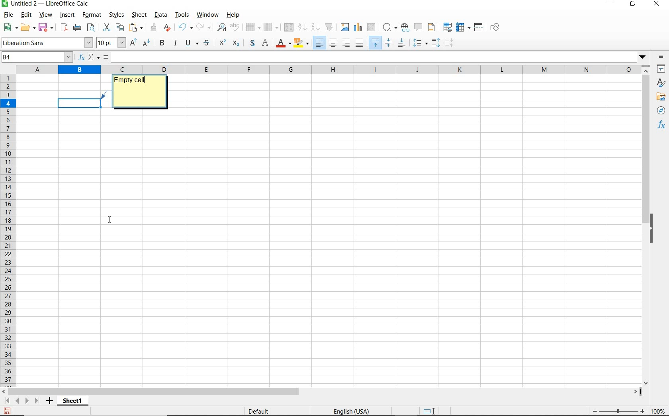  What do you see at coordinates (203, 42) in the screenshot?
I see `symbol styles` at bounding box center [203, 42].